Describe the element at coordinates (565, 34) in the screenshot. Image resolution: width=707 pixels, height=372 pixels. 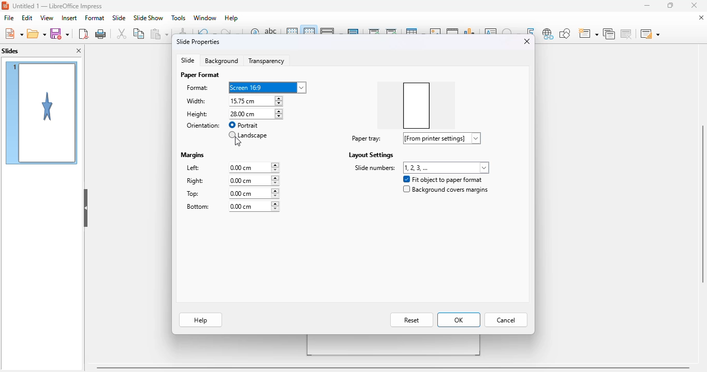
I see `show draw functions` at that location.